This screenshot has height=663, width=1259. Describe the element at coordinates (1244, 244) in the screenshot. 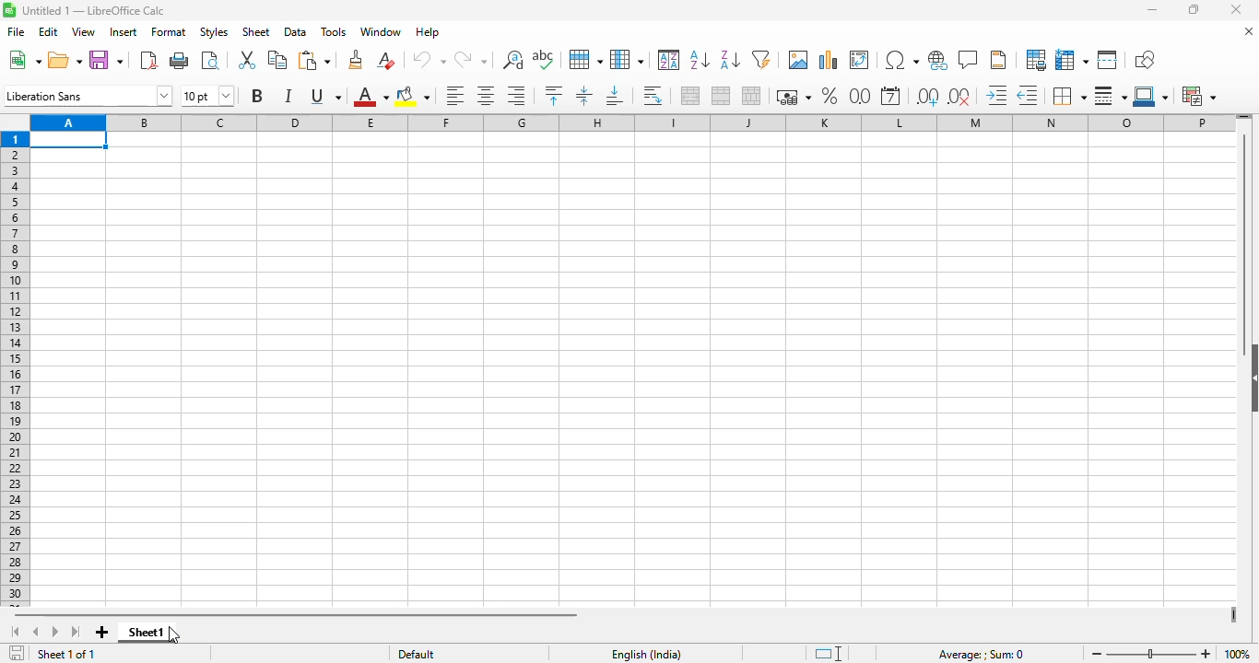

I see `vertical scroll bar` at that location.